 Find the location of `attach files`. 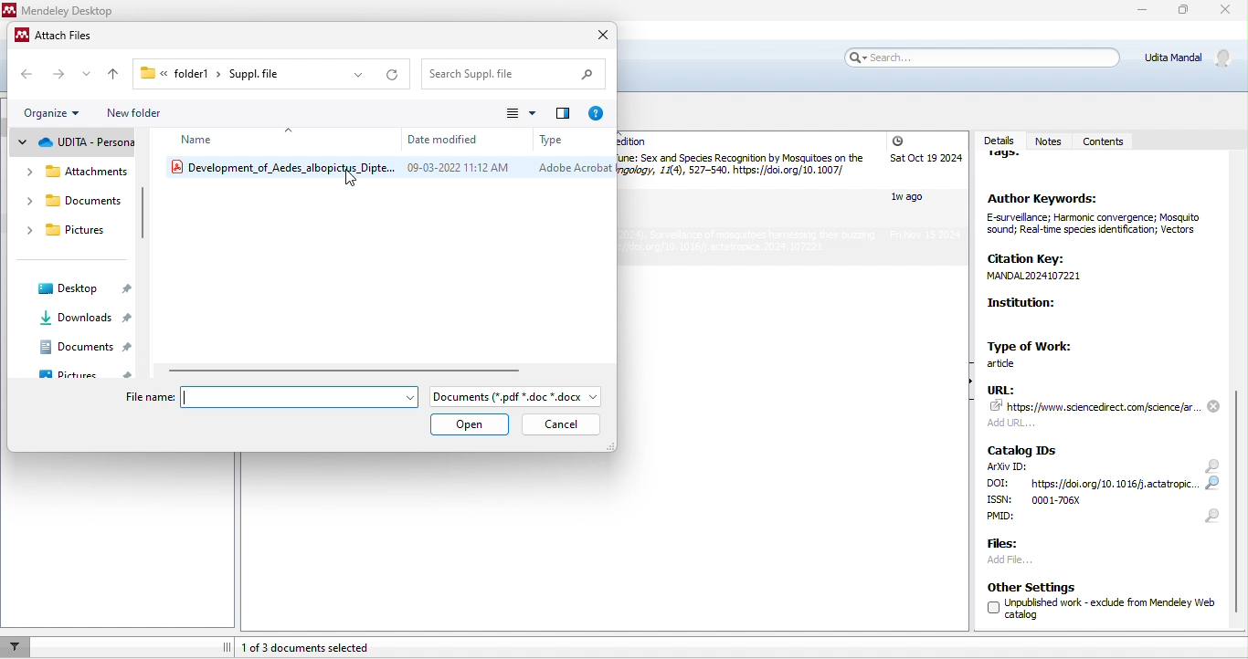

attach files is located at coordinates (61, 37).